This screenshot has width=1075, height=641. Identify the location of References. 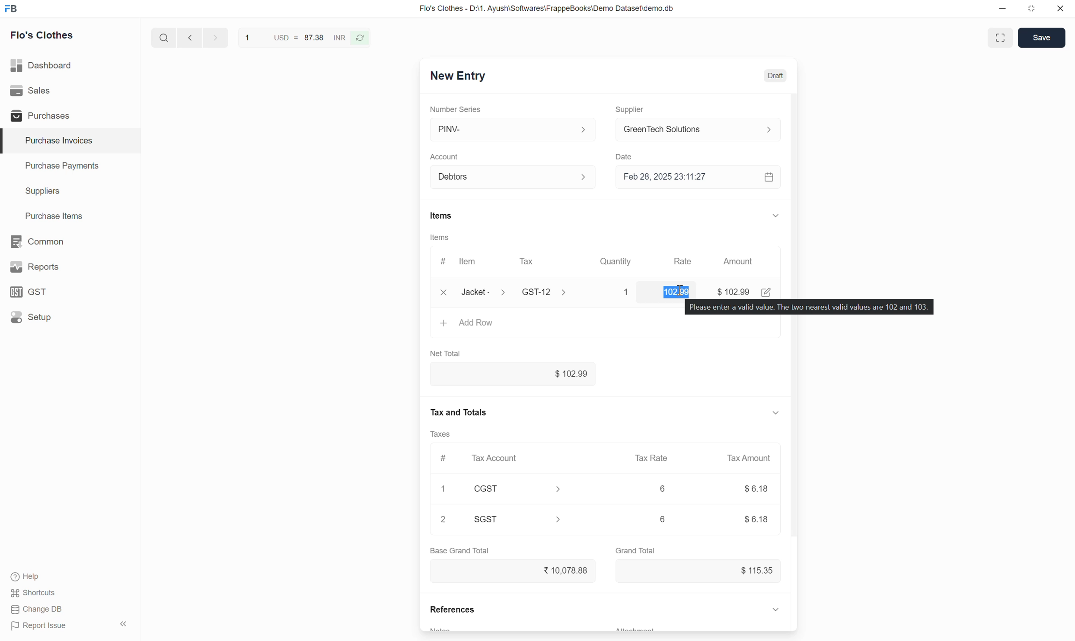
(452, 609).